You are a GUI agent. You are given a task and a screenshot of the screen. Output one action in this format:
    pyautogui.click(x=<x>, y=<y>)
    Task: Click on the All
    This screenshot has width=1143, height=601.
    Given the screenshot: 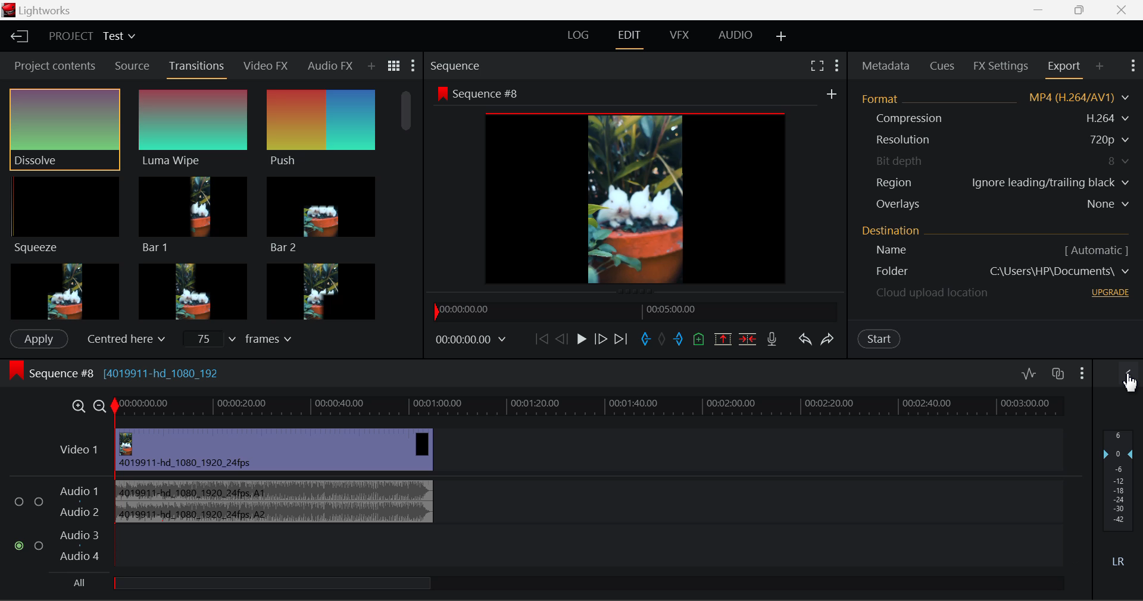 What is the action you would take?
    pyautogui.click(x=252, y=586)
    